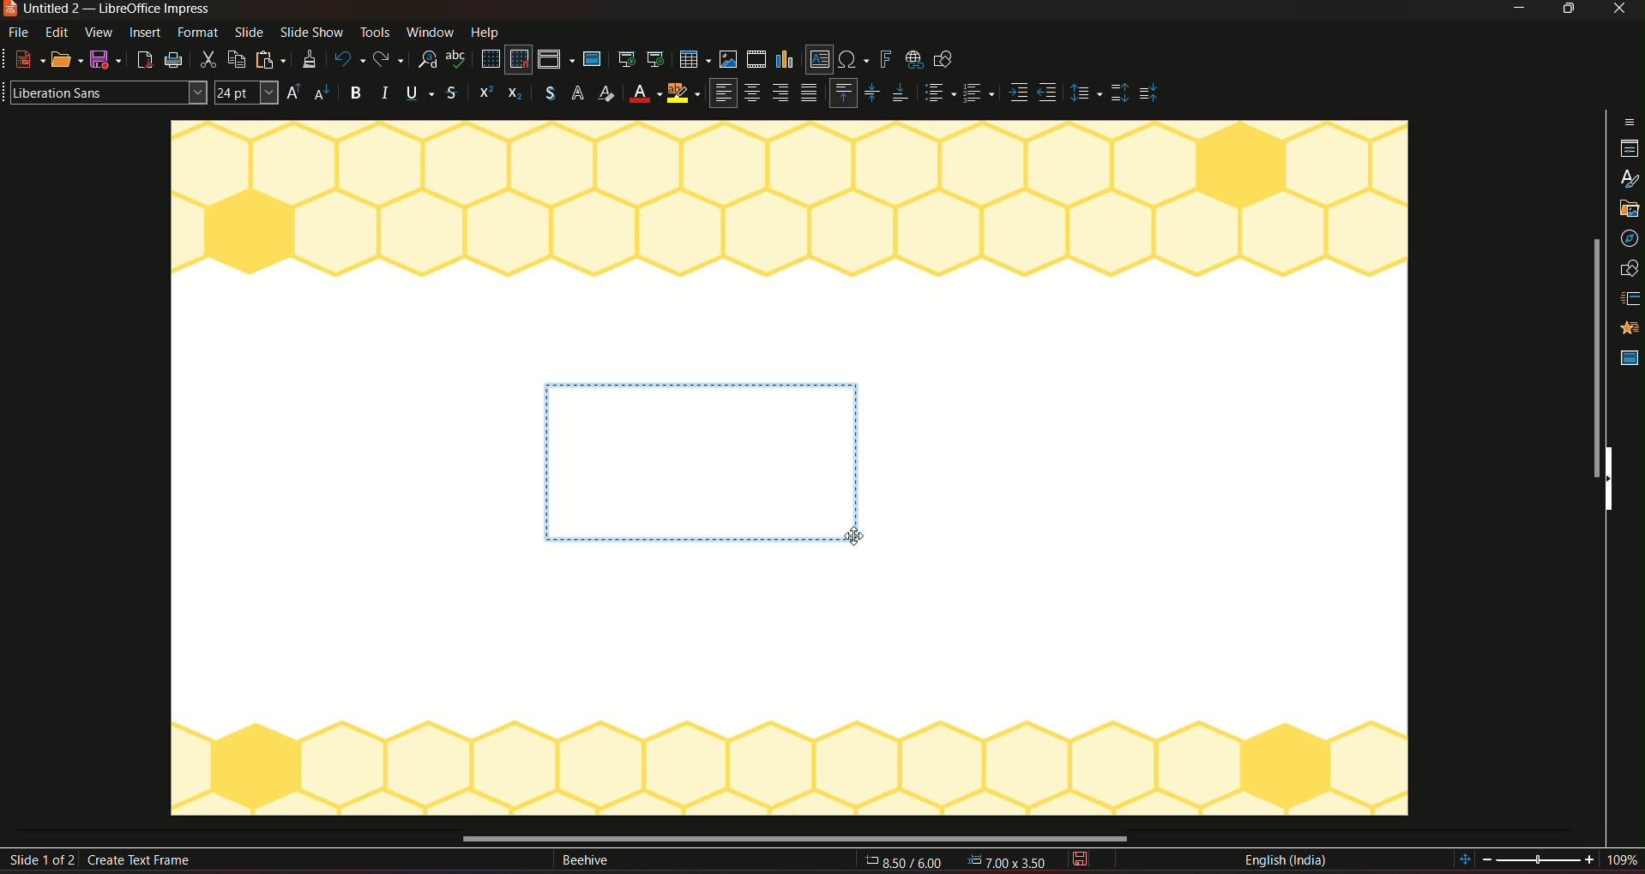 The width and height of the screenshot is (1645, 874). What do you see at coordinates (545, 94) in the screenshot?
I see `currency` at bounding box center [545, 94].